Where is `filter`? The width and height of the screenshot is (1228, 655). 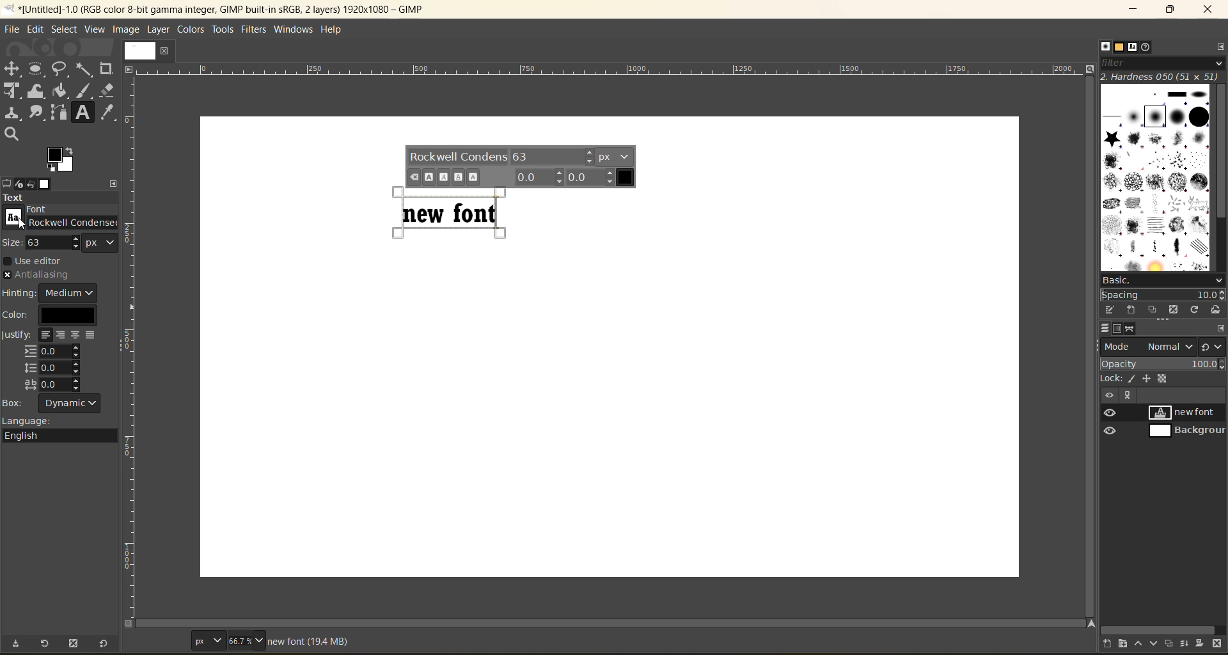
filter is located at coordinates (1164, 62).